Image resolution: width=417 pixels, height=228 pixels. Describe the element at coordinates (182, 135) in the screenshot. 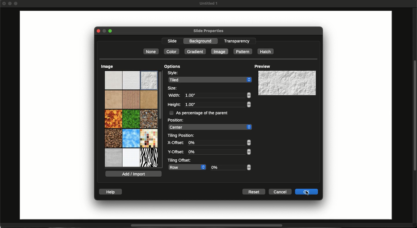

I see `Tiling position:` at that location.